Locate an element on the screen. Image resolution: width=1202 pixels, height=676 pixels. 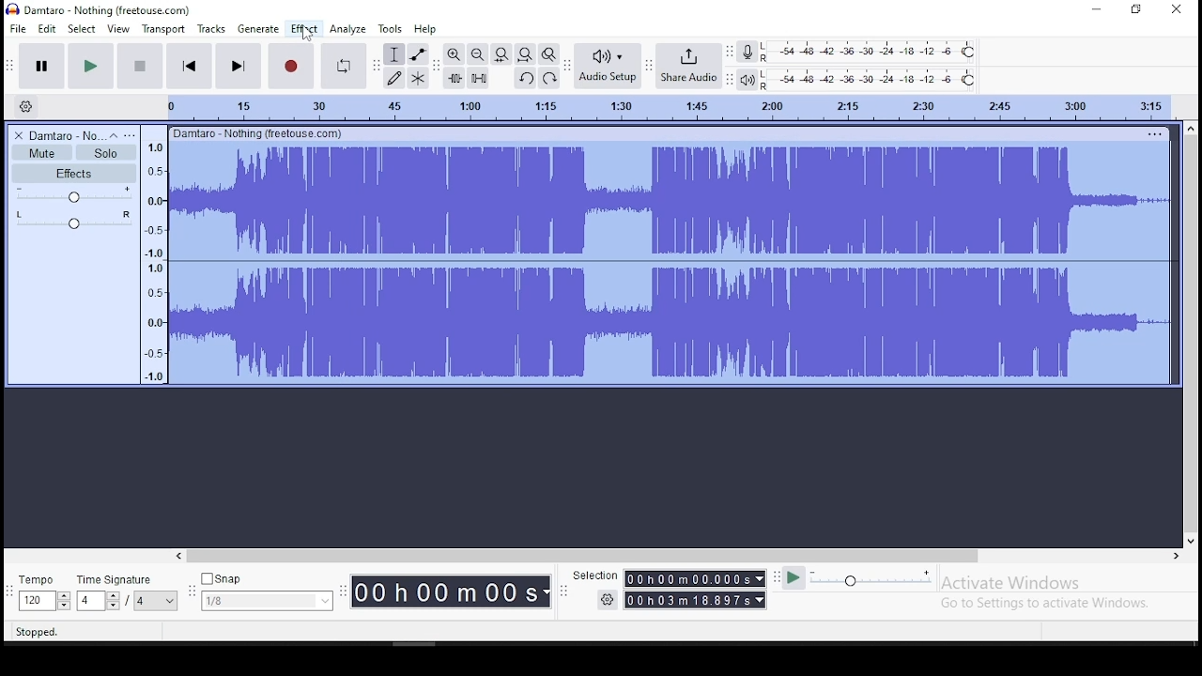
Go to Settings to activate Windows. is located at coordinates (1046, 605).